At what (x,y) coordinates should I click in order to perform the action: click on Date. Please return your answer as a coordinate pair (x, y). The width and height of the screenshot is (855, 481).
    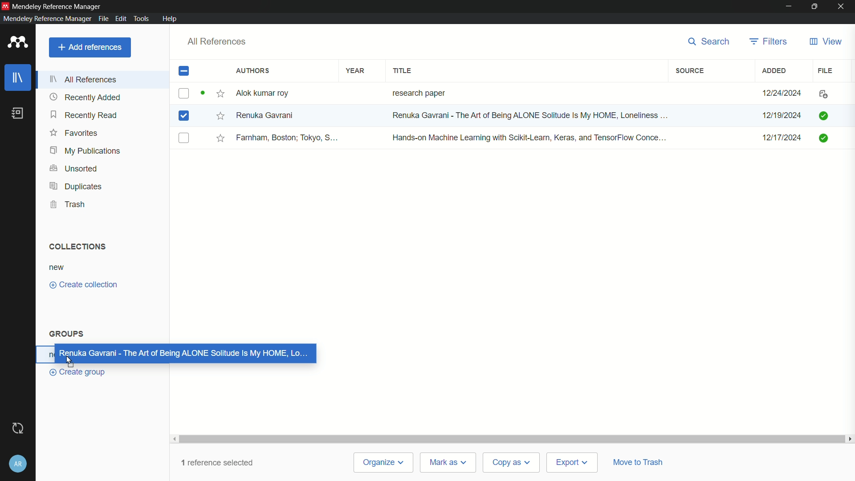
    Looking at the image, I should click on (783, 141).